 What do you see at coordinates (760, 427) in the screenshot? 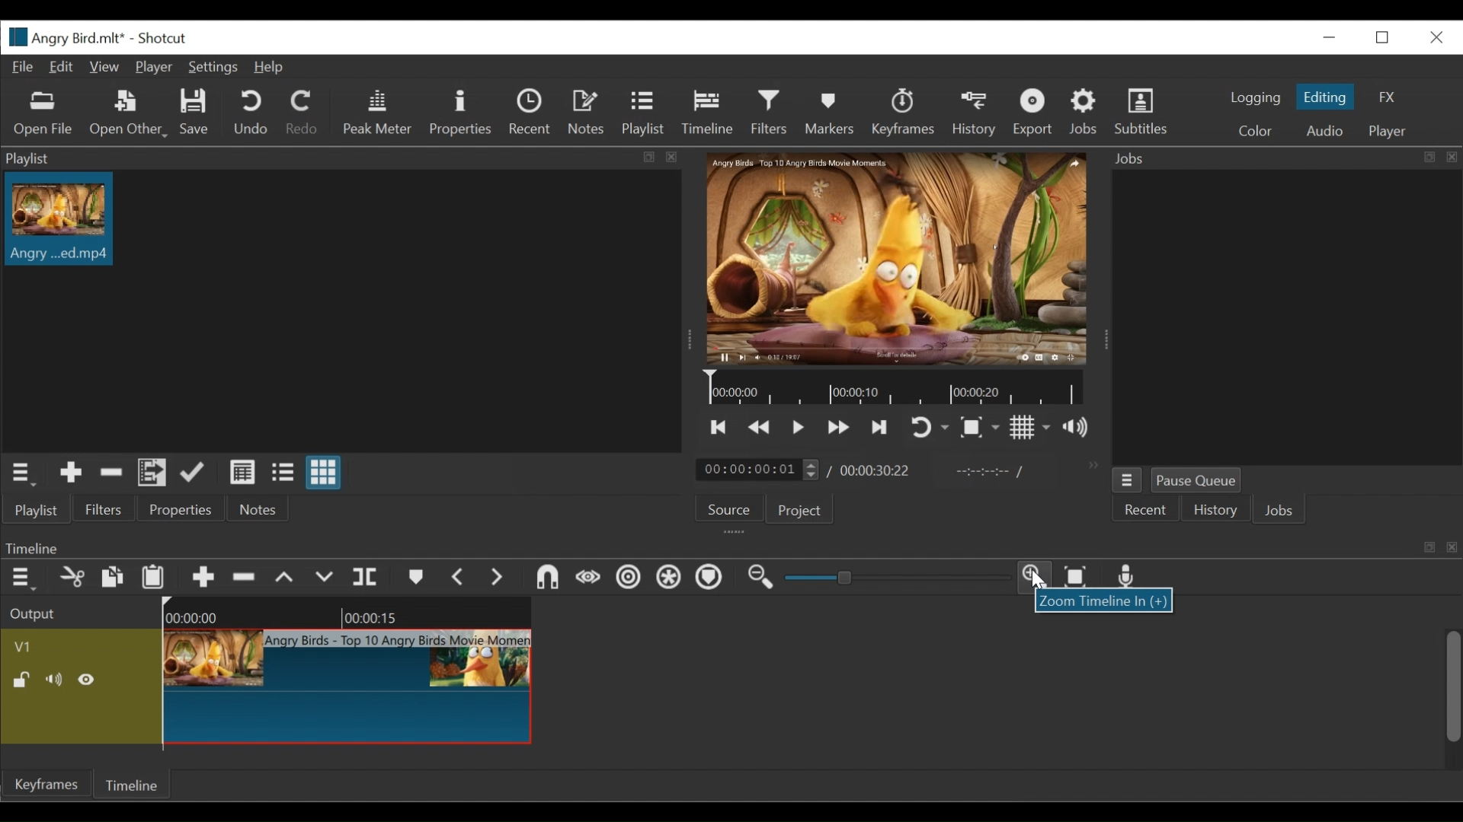
I see `play previous quickly` at bounding box center [760, 427].